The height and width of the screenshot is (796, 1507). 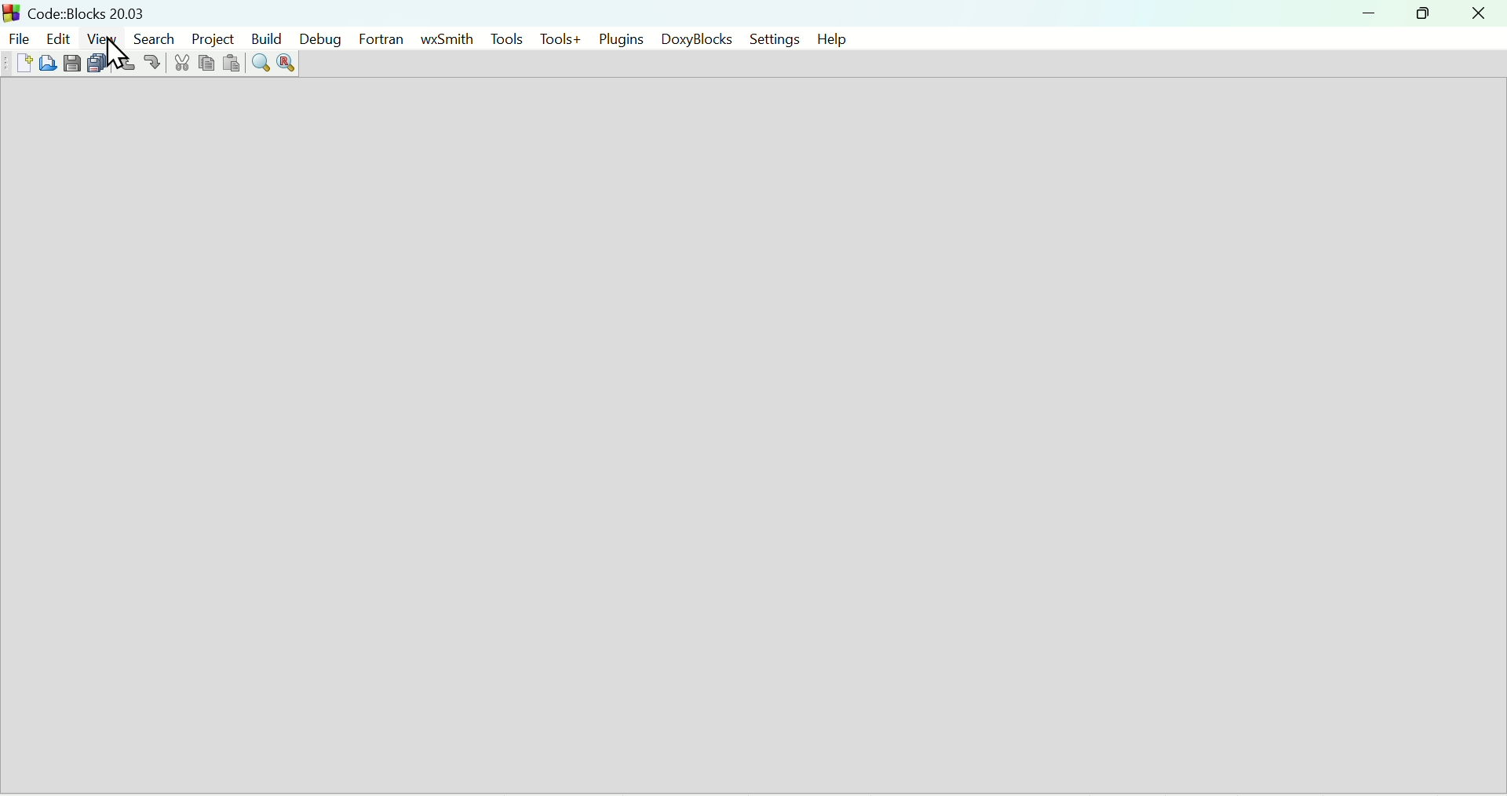 I want to click on Code: Blocks Version, so click(x=90, y=11).